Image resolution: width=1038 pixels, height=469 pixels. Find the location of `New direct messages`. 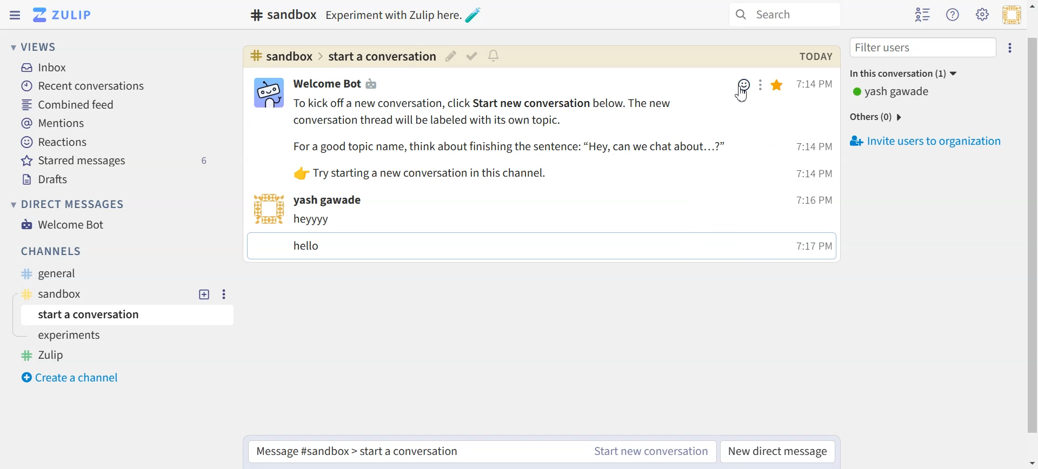

New direct messages is located at coordinates (779, 452).